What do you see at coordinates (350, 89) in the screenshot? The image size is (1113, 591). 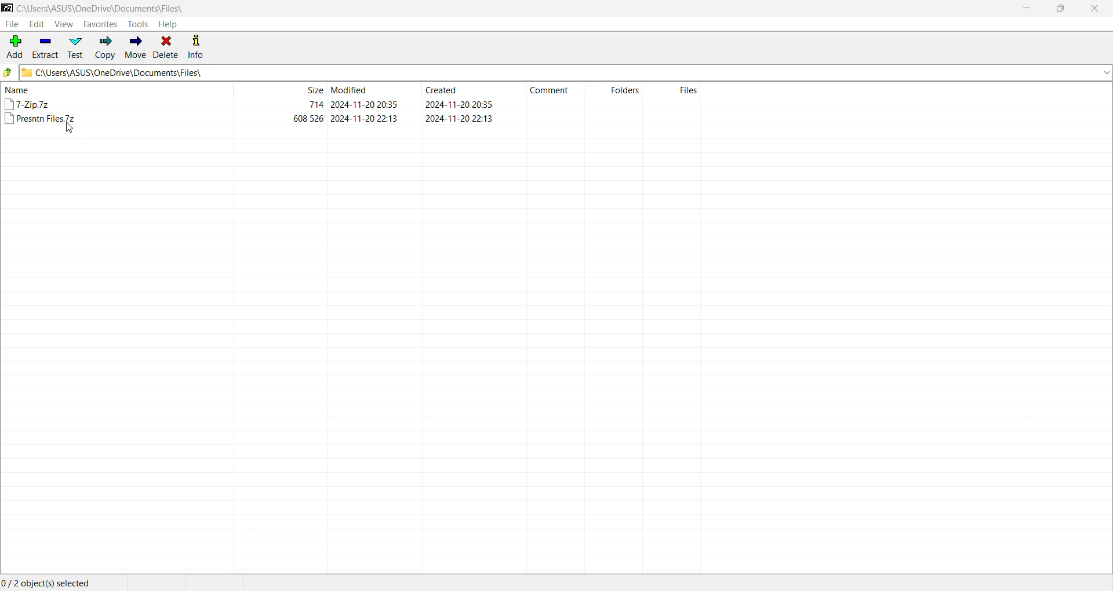 I see `modified` at bounding box center [350, 89].